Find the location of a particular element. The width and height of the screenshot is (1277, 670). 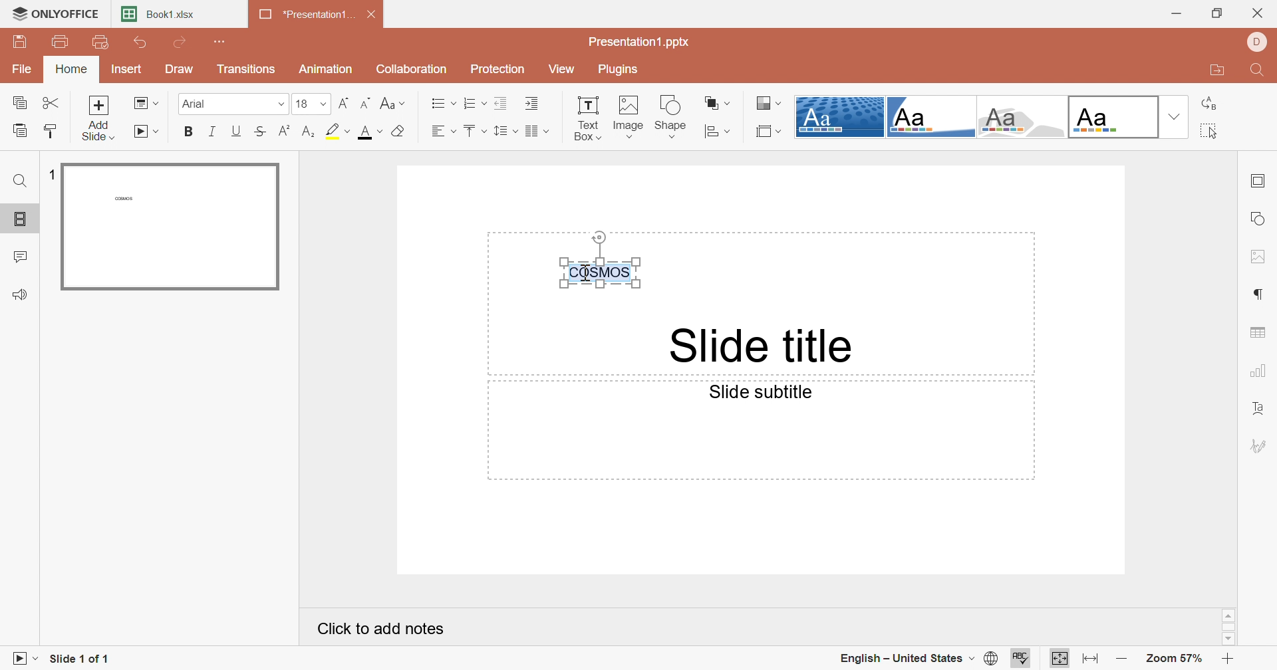

Save is located at coordinates (15, 41).